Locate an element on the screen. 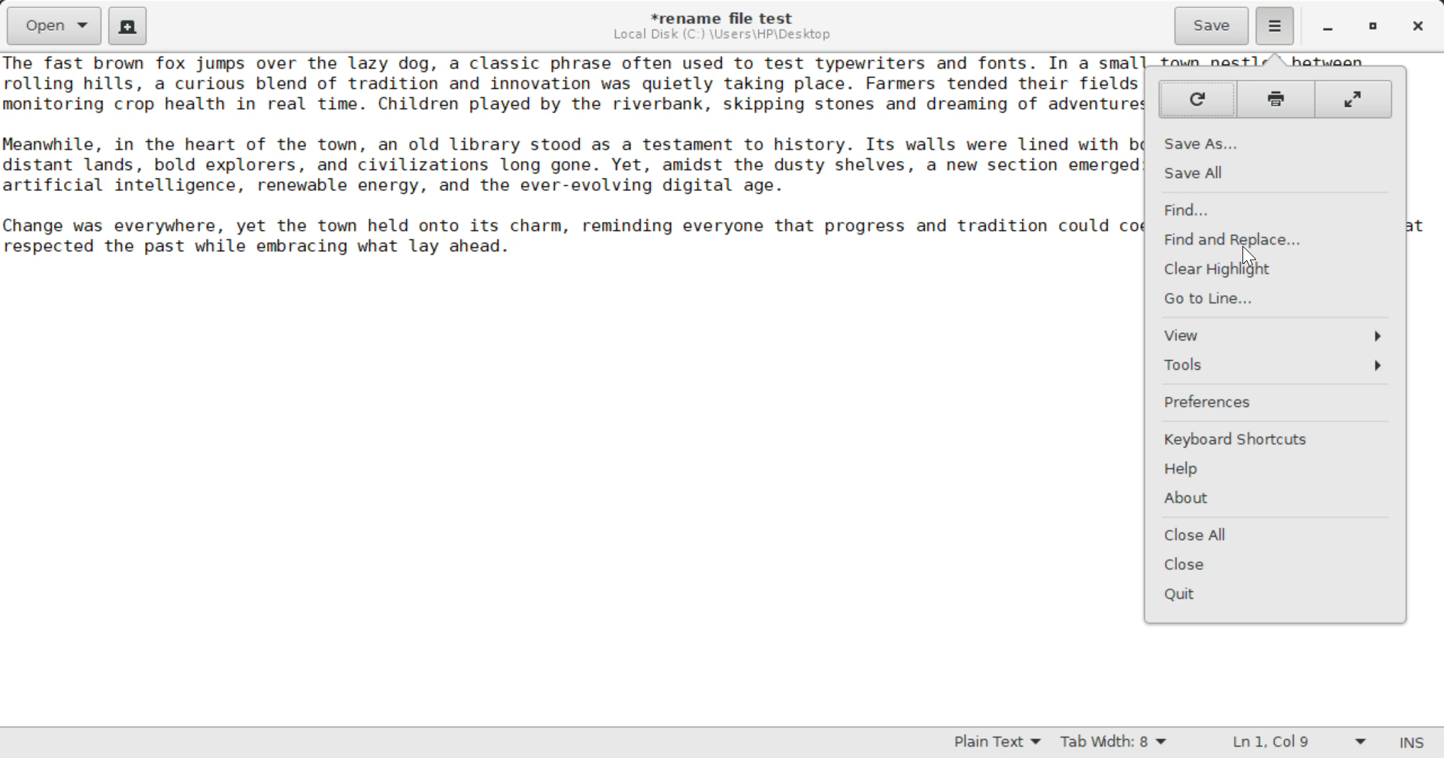 This screenshot has width=1444, height=758. Clear Highlight is located at coordinates (1276, 272).